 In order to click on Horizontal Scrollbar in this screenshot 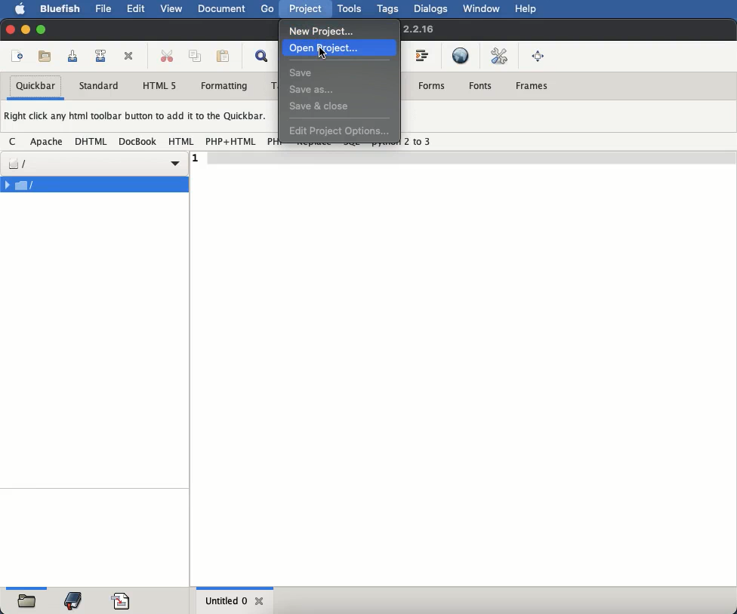, I will do `click(233, 588)`.